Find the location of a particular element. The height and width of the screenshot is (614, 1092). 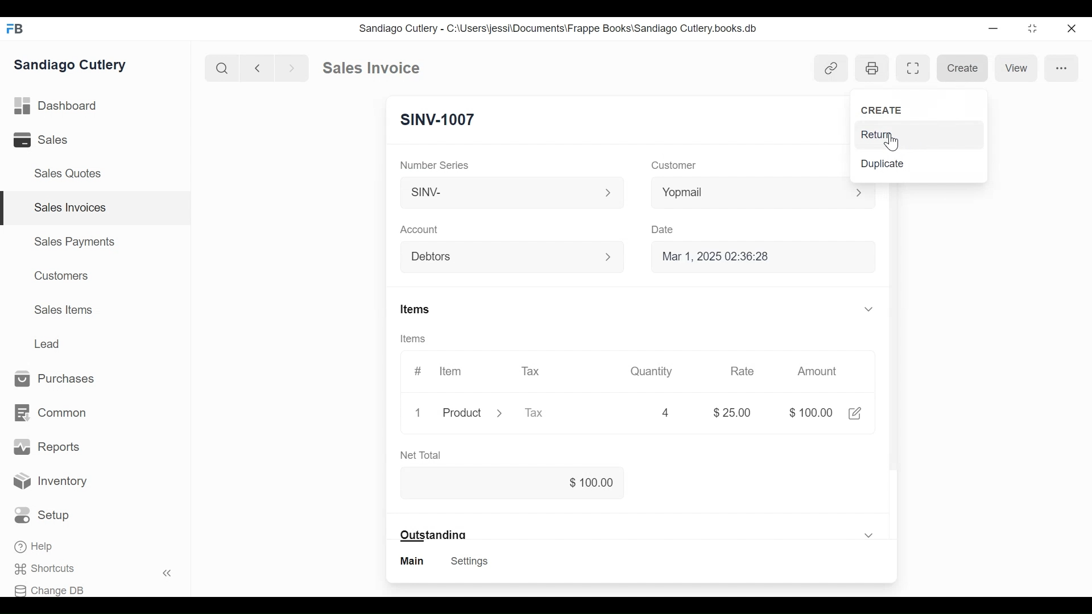

Minimize is located at coordinates (992, 28).